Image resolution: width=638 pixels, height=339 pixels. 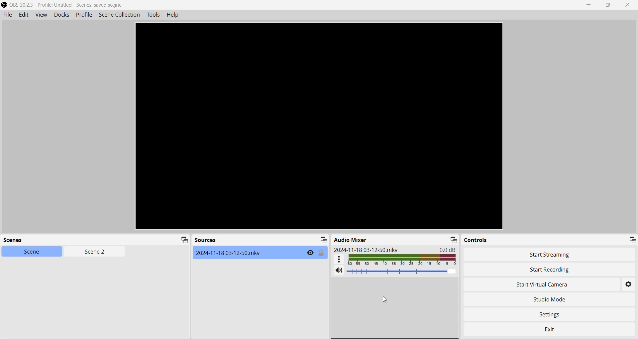 What do you see at coordinates (27, 251) in the screenshot?
I see `Scene` at bounding box center [27, 251].